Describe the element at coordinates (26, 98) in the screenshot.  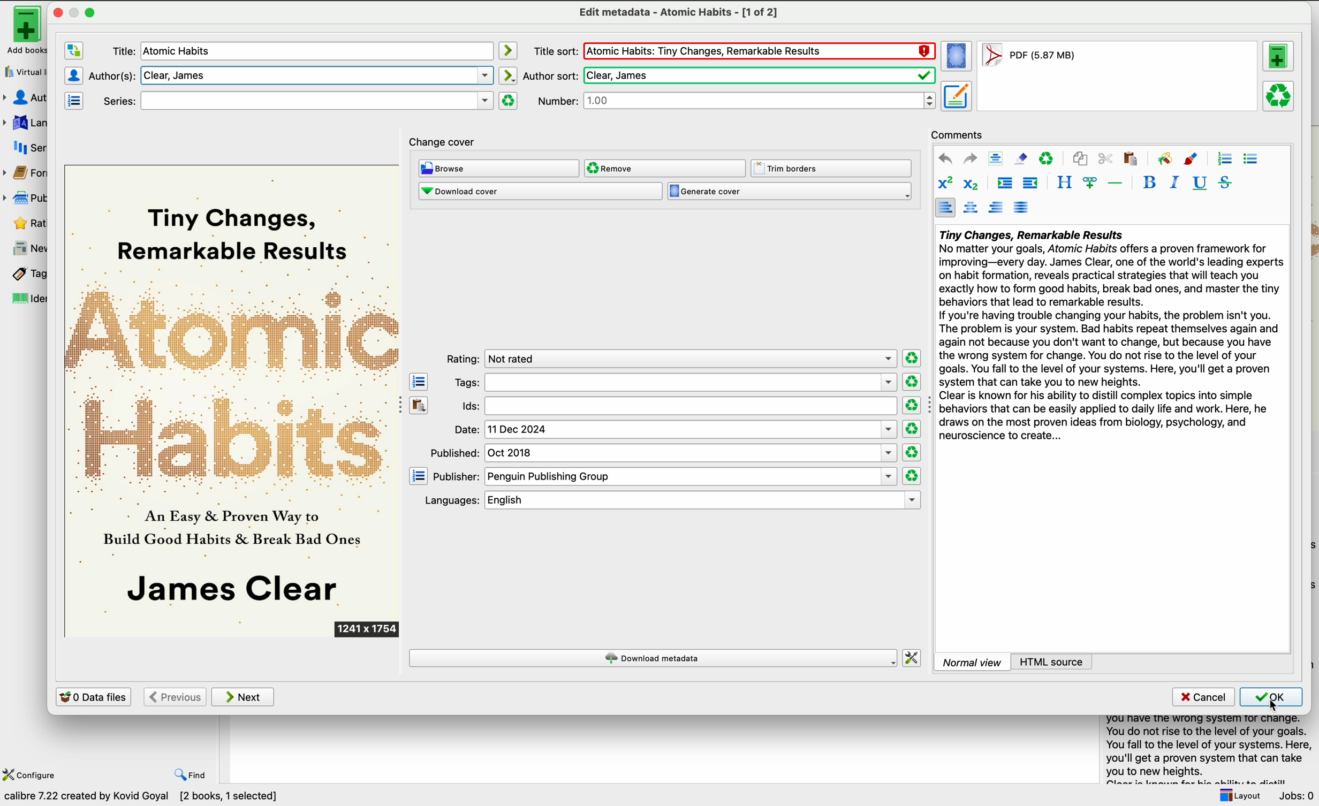
I see `authors` at that location.